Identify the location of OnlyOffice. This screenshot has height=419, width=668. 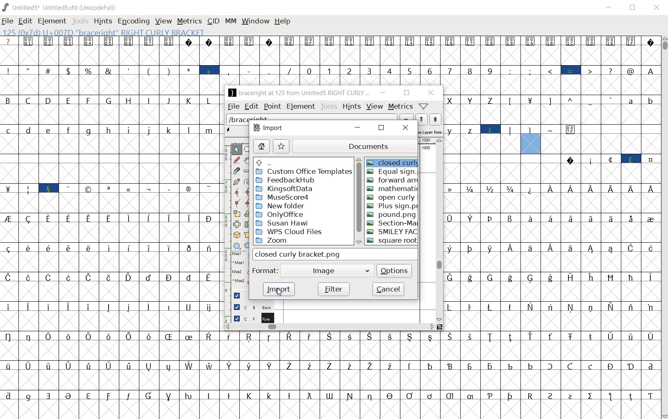
(279, 215).